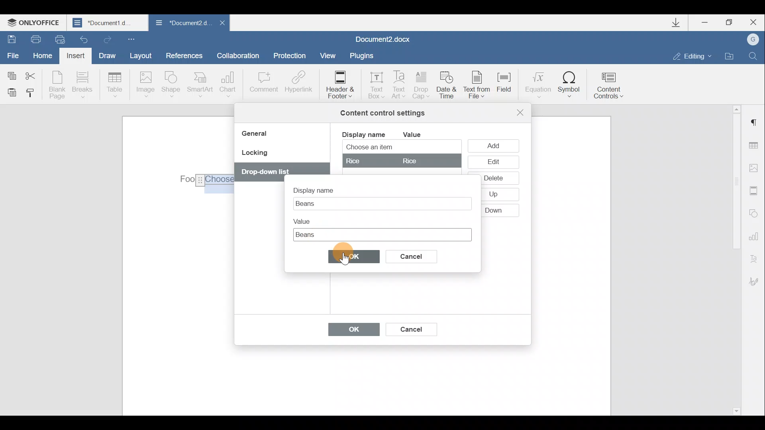 The width and height of the screenshot is (765, 430). Describe the element at coordinates (35, 74) in the screenshot. I see `Cut` at that location.